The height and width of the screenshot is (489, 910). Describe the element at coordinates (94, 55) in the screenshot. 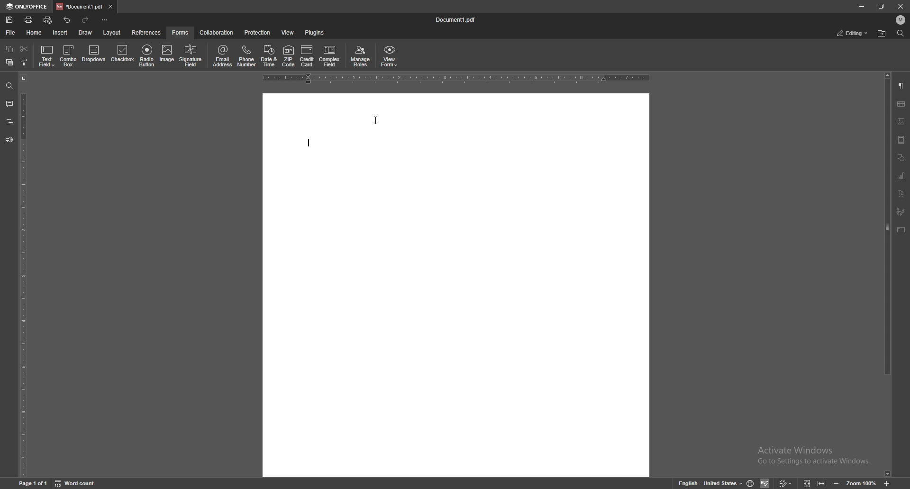

I see `dropdown` at that location.